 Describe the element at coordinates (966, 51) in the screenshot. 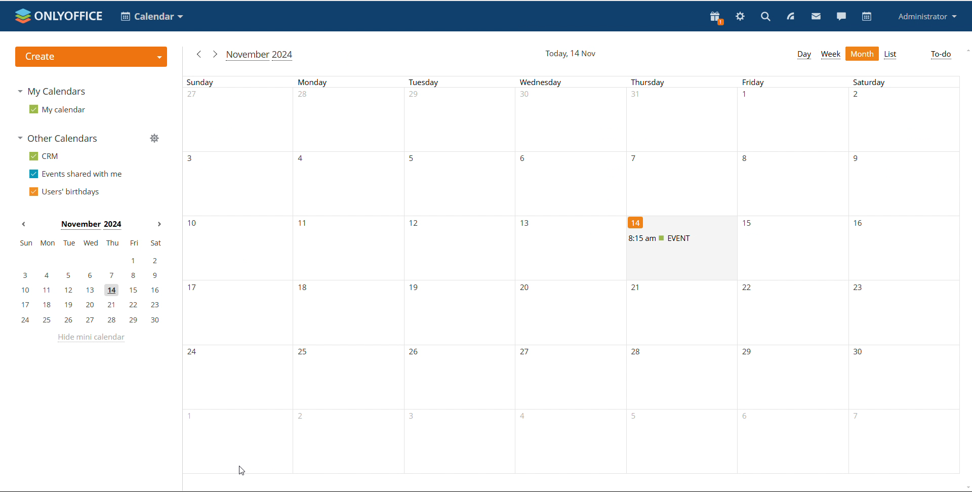

I see `scroll up` at that location.